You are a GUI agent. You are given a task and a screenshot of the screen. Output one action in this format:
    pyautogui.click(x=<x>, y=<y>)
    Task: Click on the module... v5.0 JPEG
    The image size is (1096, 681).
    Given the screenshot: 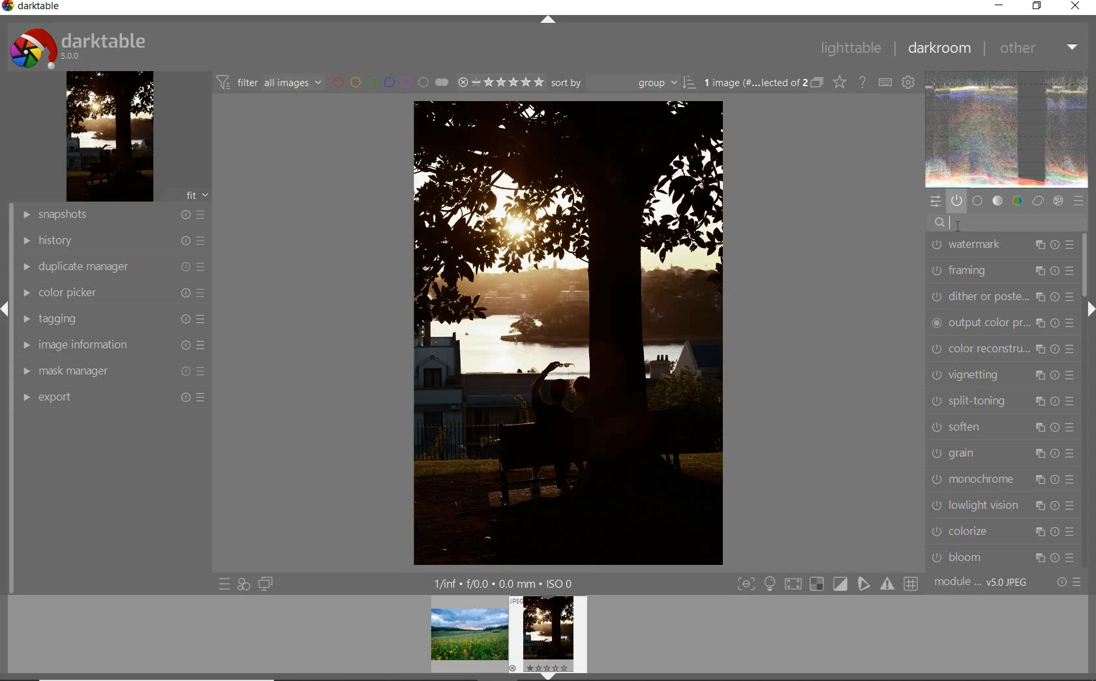 What is the action you would take?
    pyautogui.click(x=983, y=582)
    